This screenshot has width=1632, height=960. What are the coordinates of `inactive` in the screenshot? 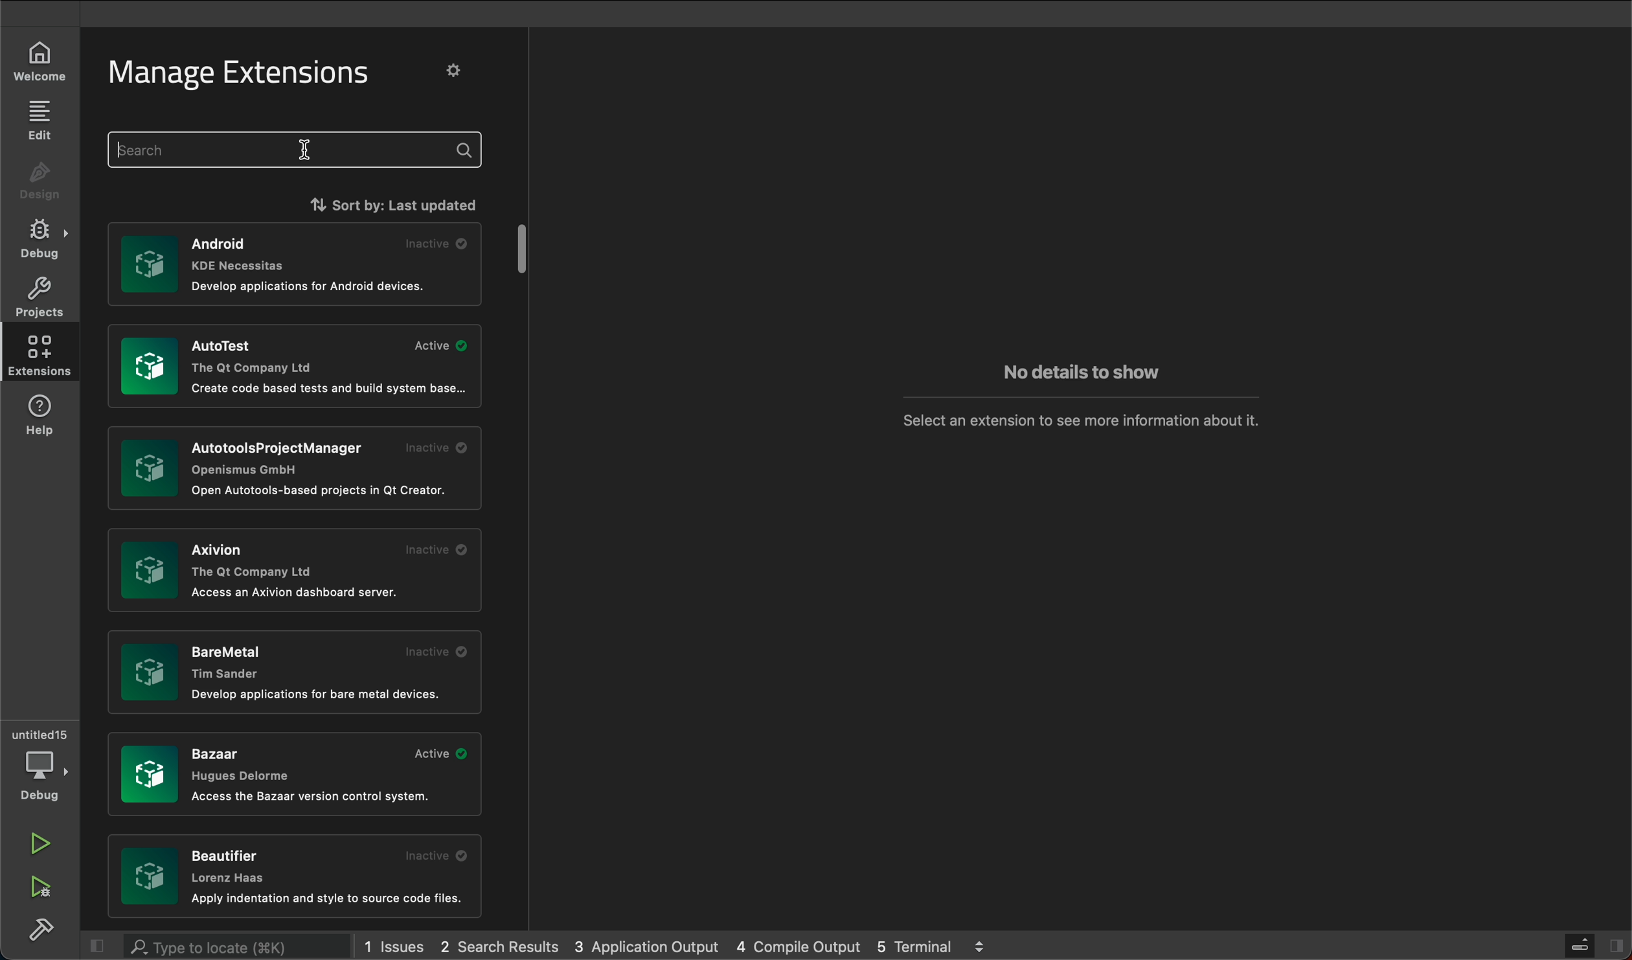 It's located at (435, 549).